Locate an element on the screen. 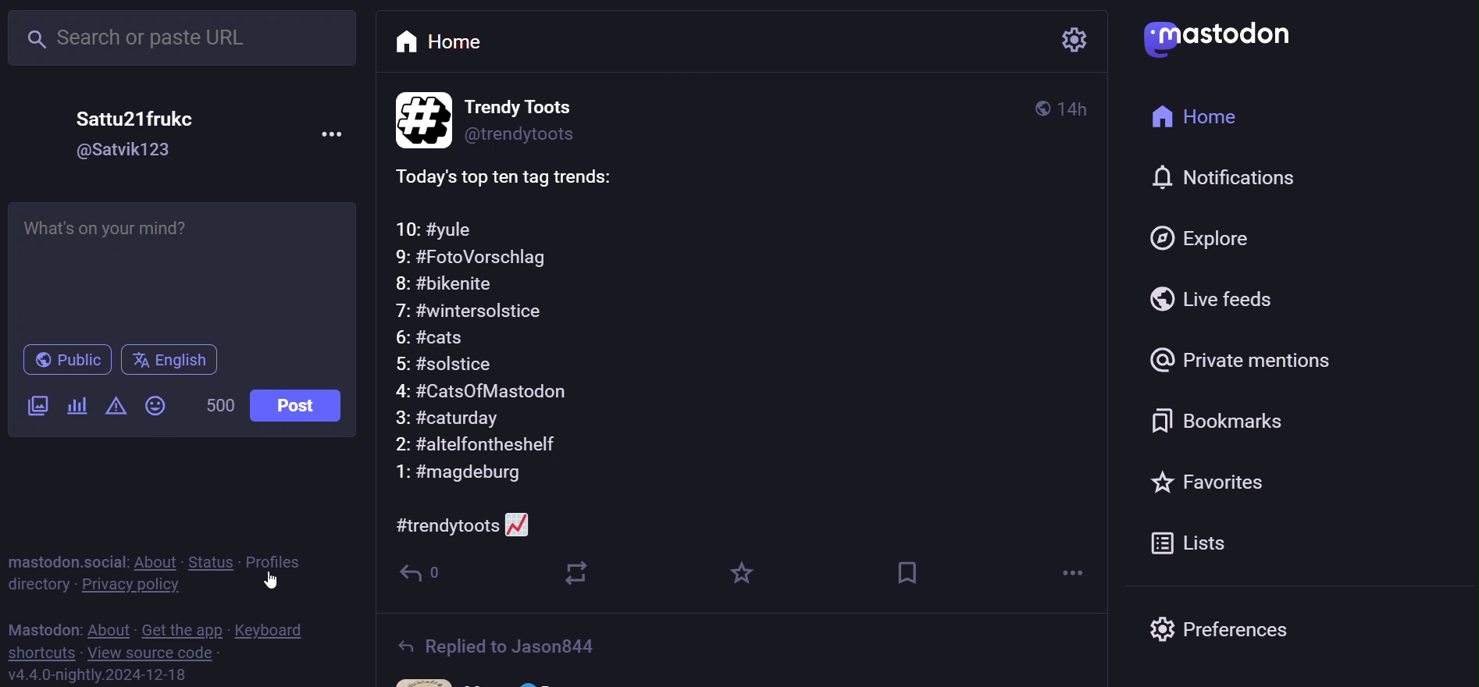 This screenshot has height=687, width=1479. get the app is located at coordinates (178, 629).